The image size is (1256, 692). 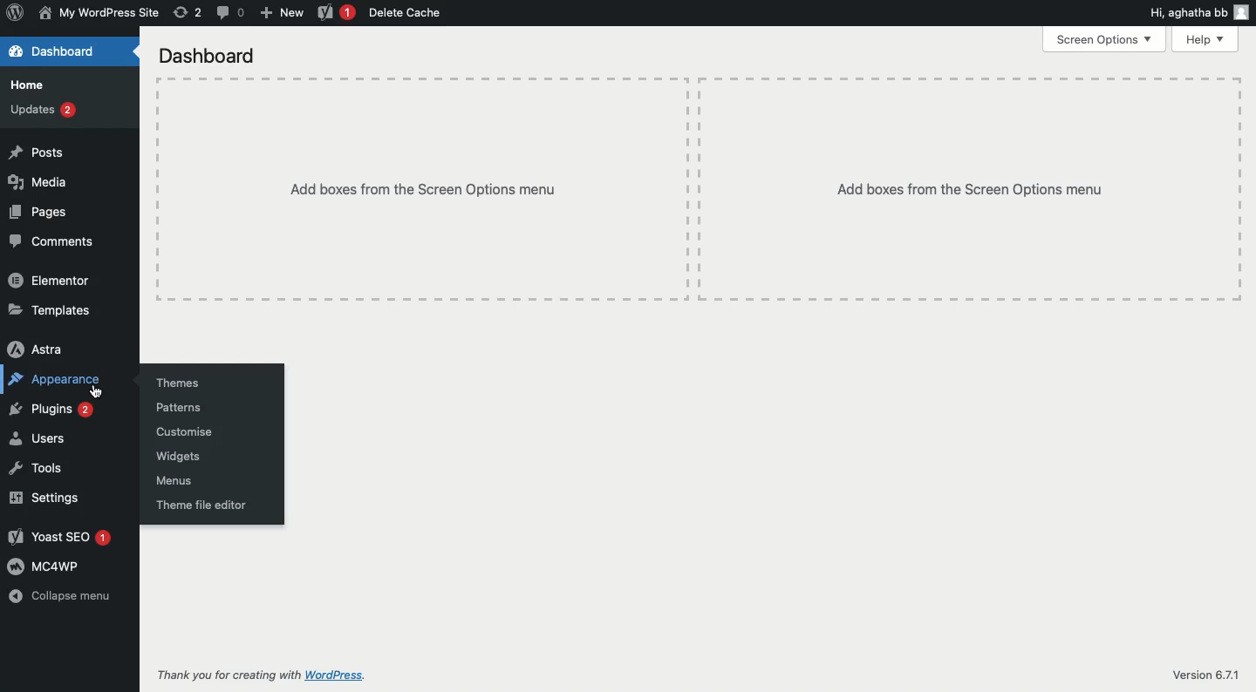 What do you see at coordinates (59, 595) in the screenshot?
I see `Collapse menu` at bounding box center [59, 595].